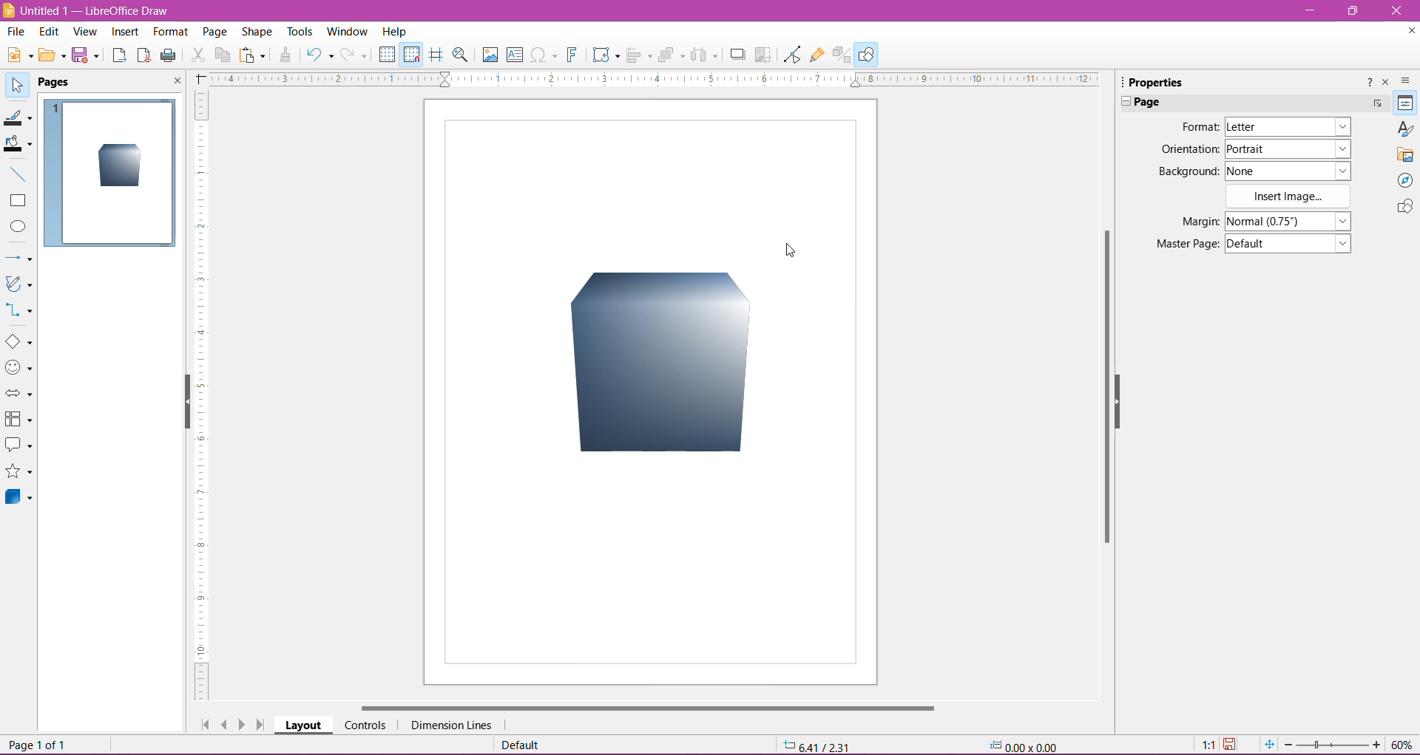  Describe the element at coordinates (737, 55) in the screenshot. I see `Shadow` at that location.